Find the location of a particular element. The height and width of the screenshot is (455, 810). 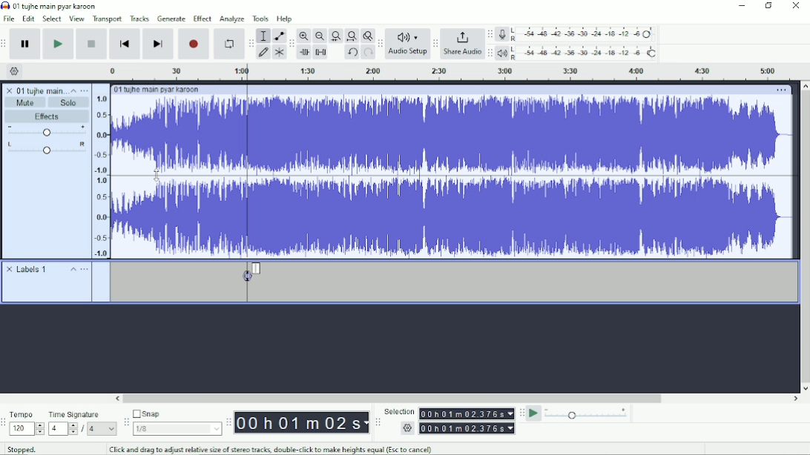

Collapse is located at coordinates (73, 268).